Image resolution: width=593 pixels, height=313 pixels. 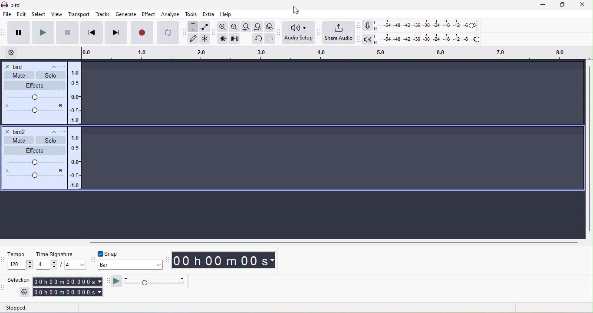 What do you see at coordinates (33, 108) in the screenshot?
I see `pan: center` at bounding box center [33, 108].